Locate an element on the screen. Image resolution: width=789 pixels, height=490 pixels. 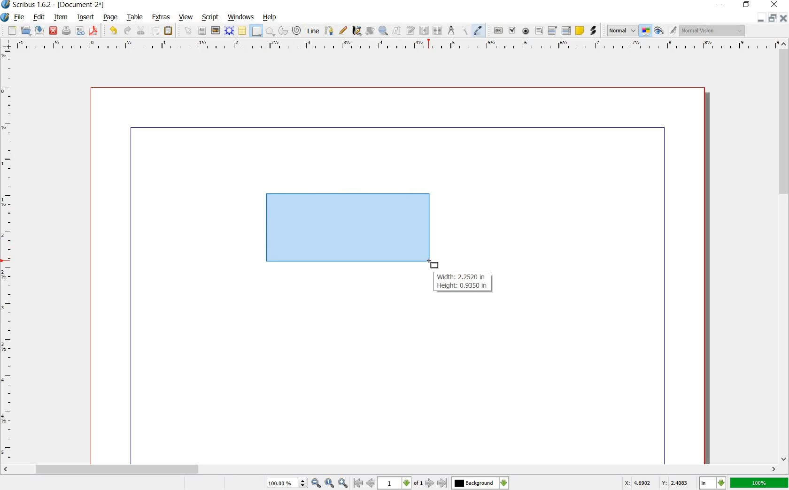
PDF LIST BOX is located at coordinates (565, 31).